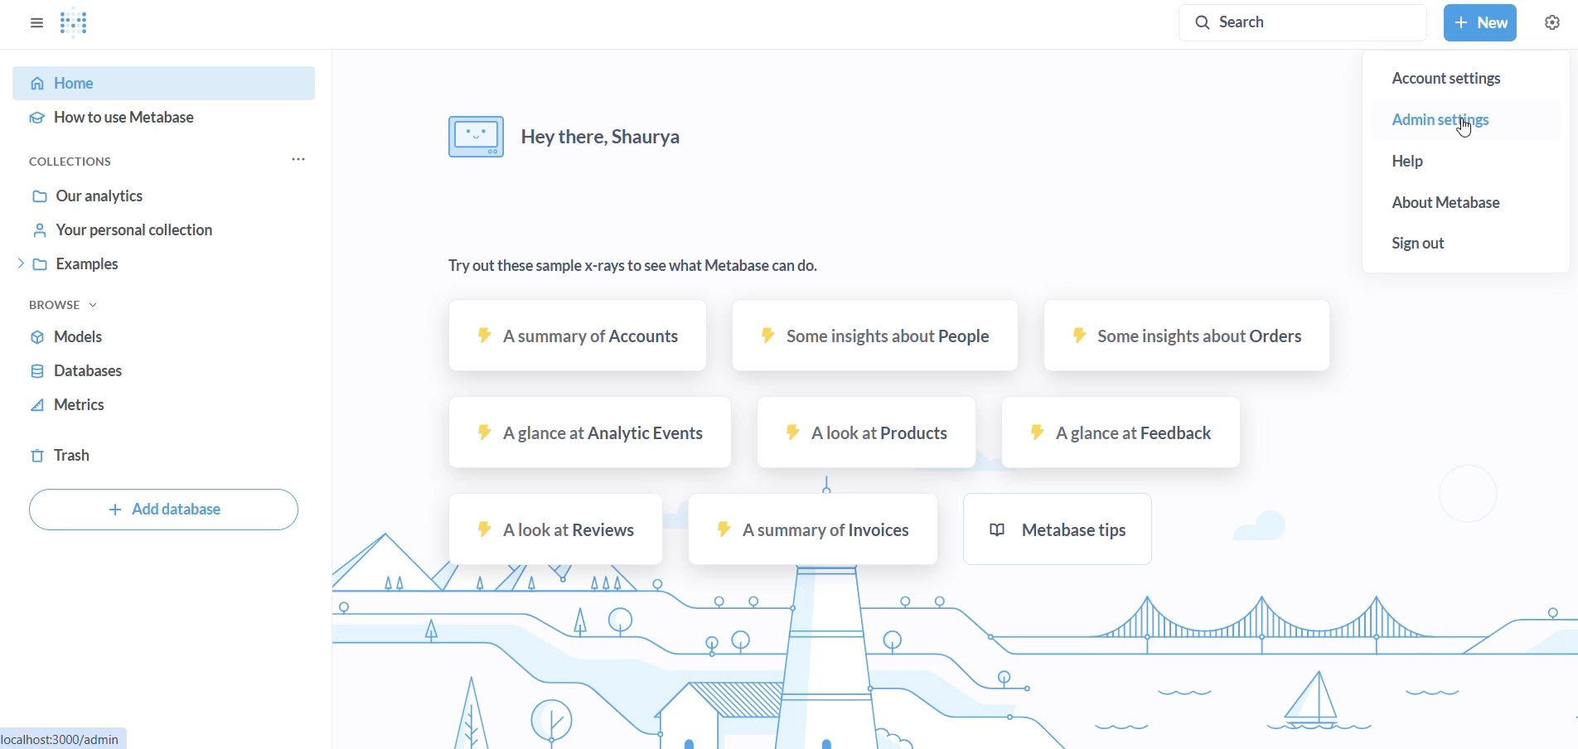 Image resolution: width=1578 pixels, height=749 pixels. Describe the element at coordinates (63, 737) in the screenshot. I see `ocalhost:3000/admin` at that location.